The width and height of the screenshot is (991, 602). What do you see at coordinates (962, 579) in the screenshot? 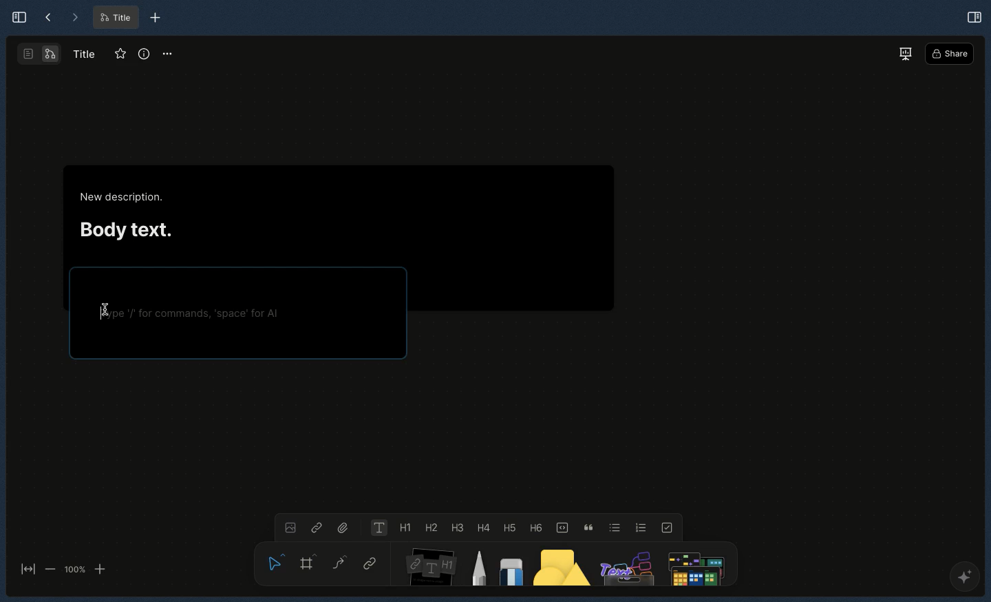
I see `AFFINE AI` at bounding box center [962, 579].